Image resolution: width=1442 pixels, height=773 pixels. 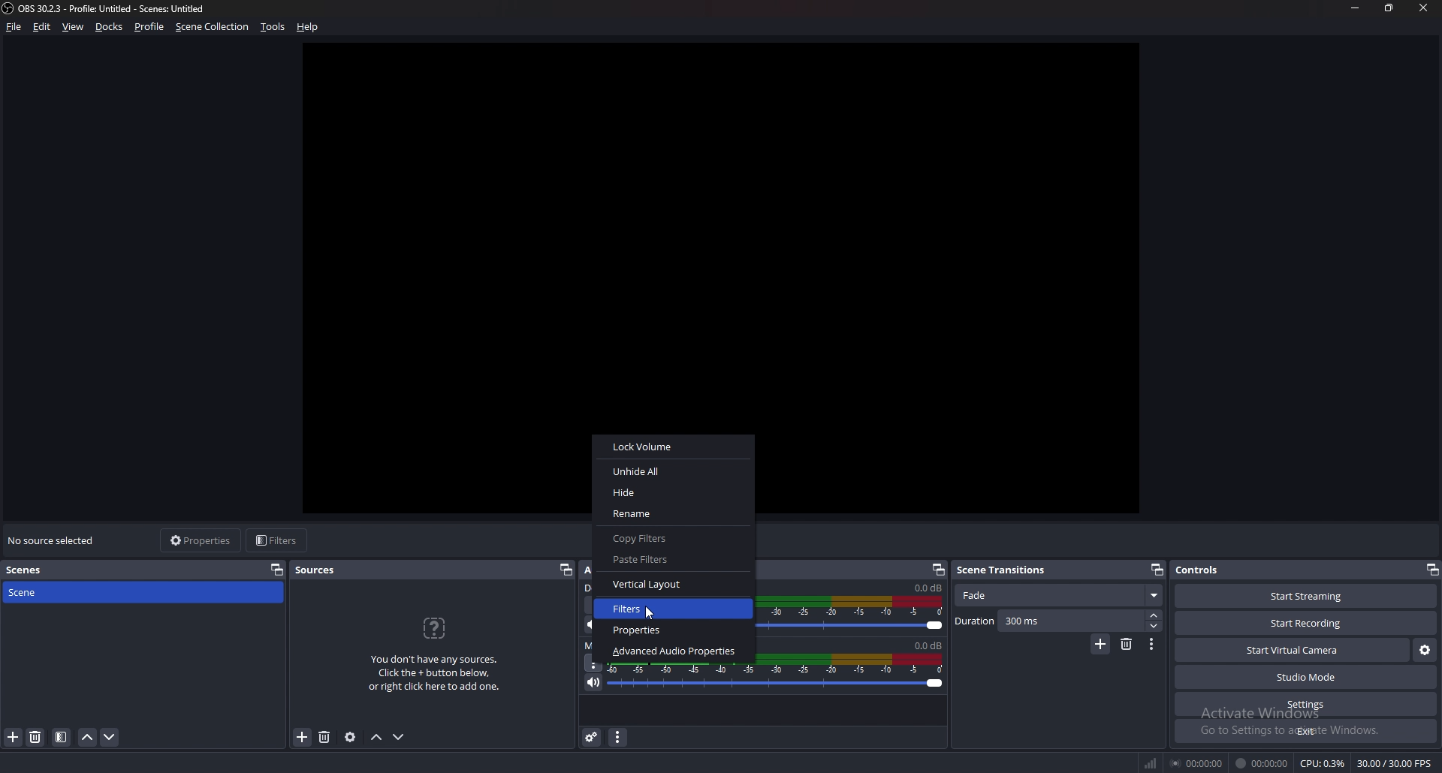 I want to click on properties, so click(x=277, y=570).